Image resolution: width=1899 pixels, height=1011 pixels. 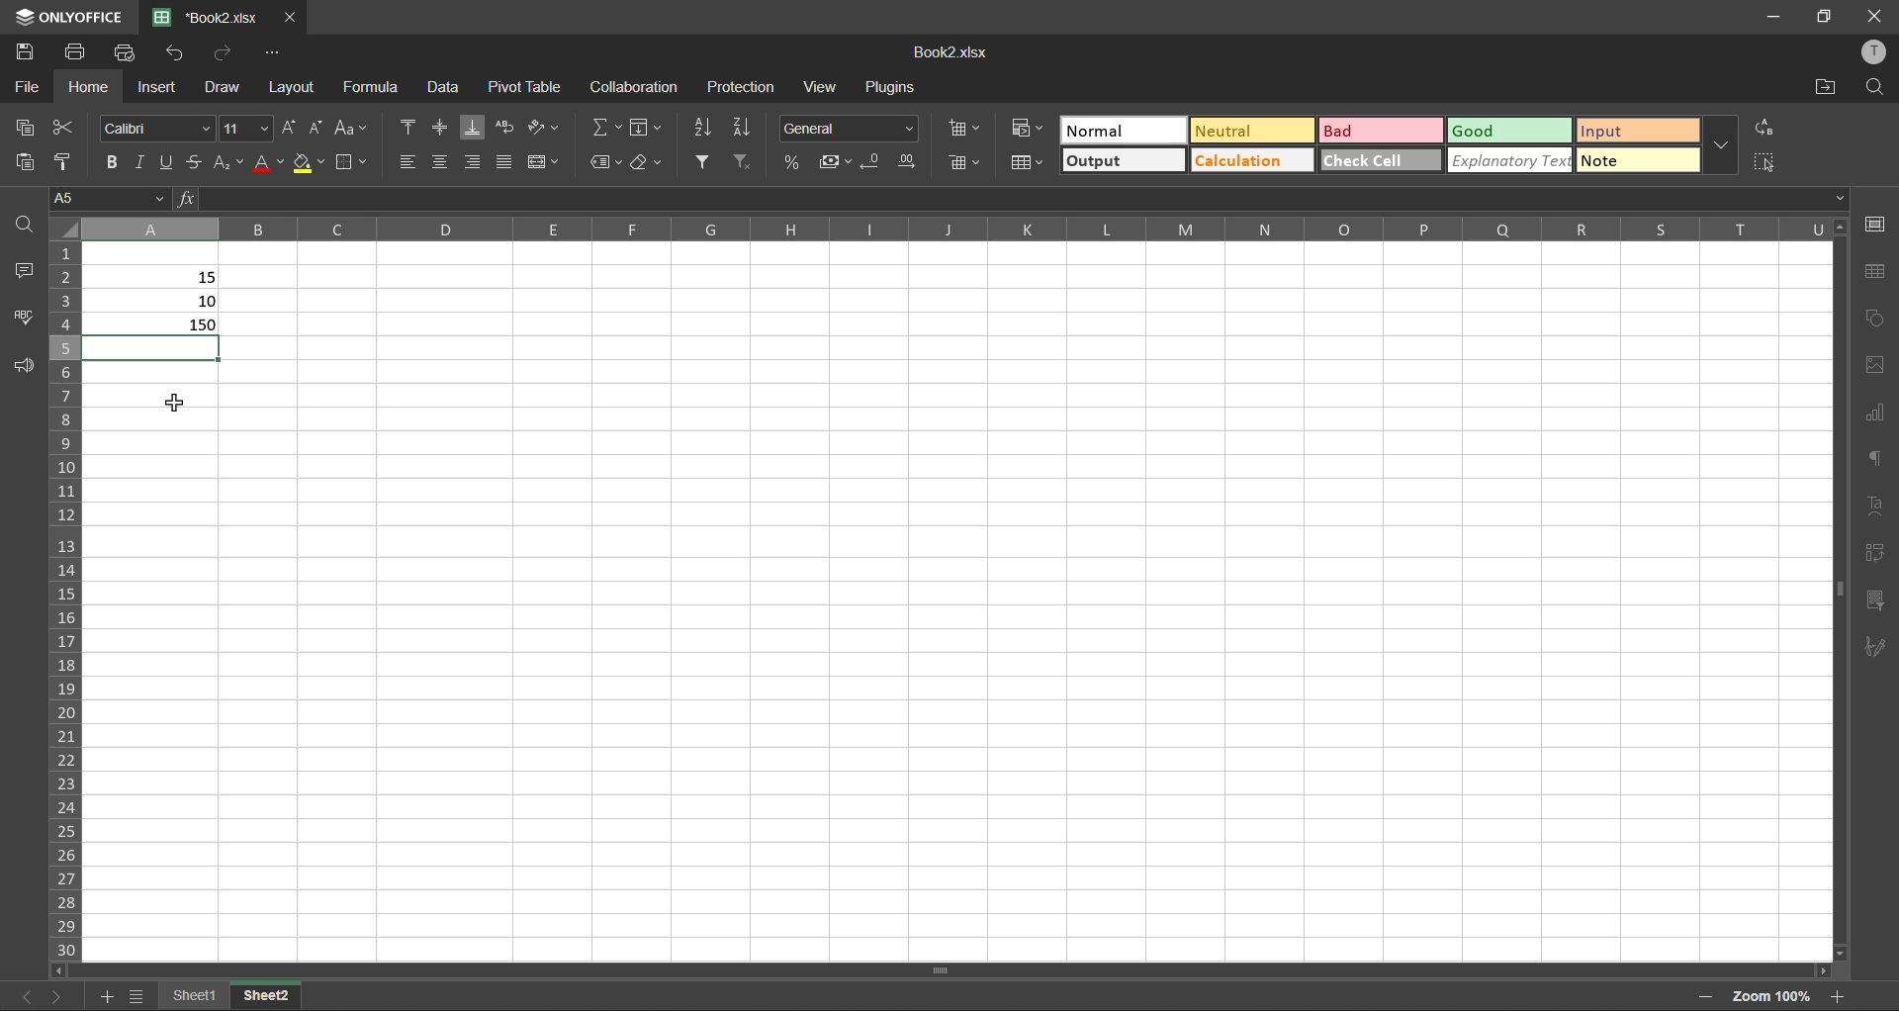 What do you see at coordinates (744, 126) in the screenshot?
I see `sort descending` at bounding box center [744, 126].